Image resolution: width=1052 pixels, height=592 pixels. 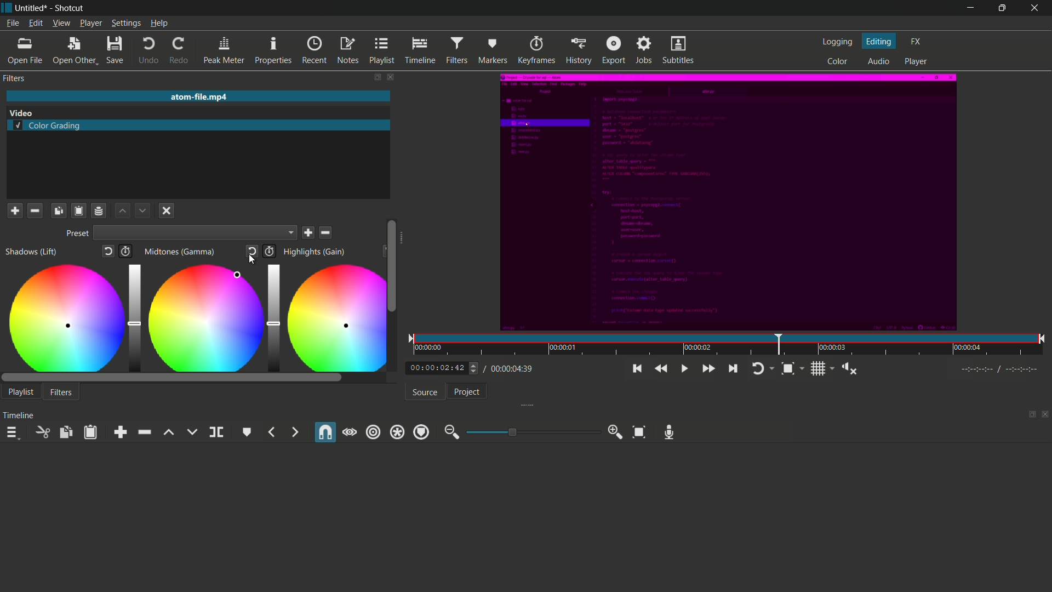 What do you see at coordinates (421, 432) in the screenshot?
I see `ripple markers` at bounding box center [421, 432].